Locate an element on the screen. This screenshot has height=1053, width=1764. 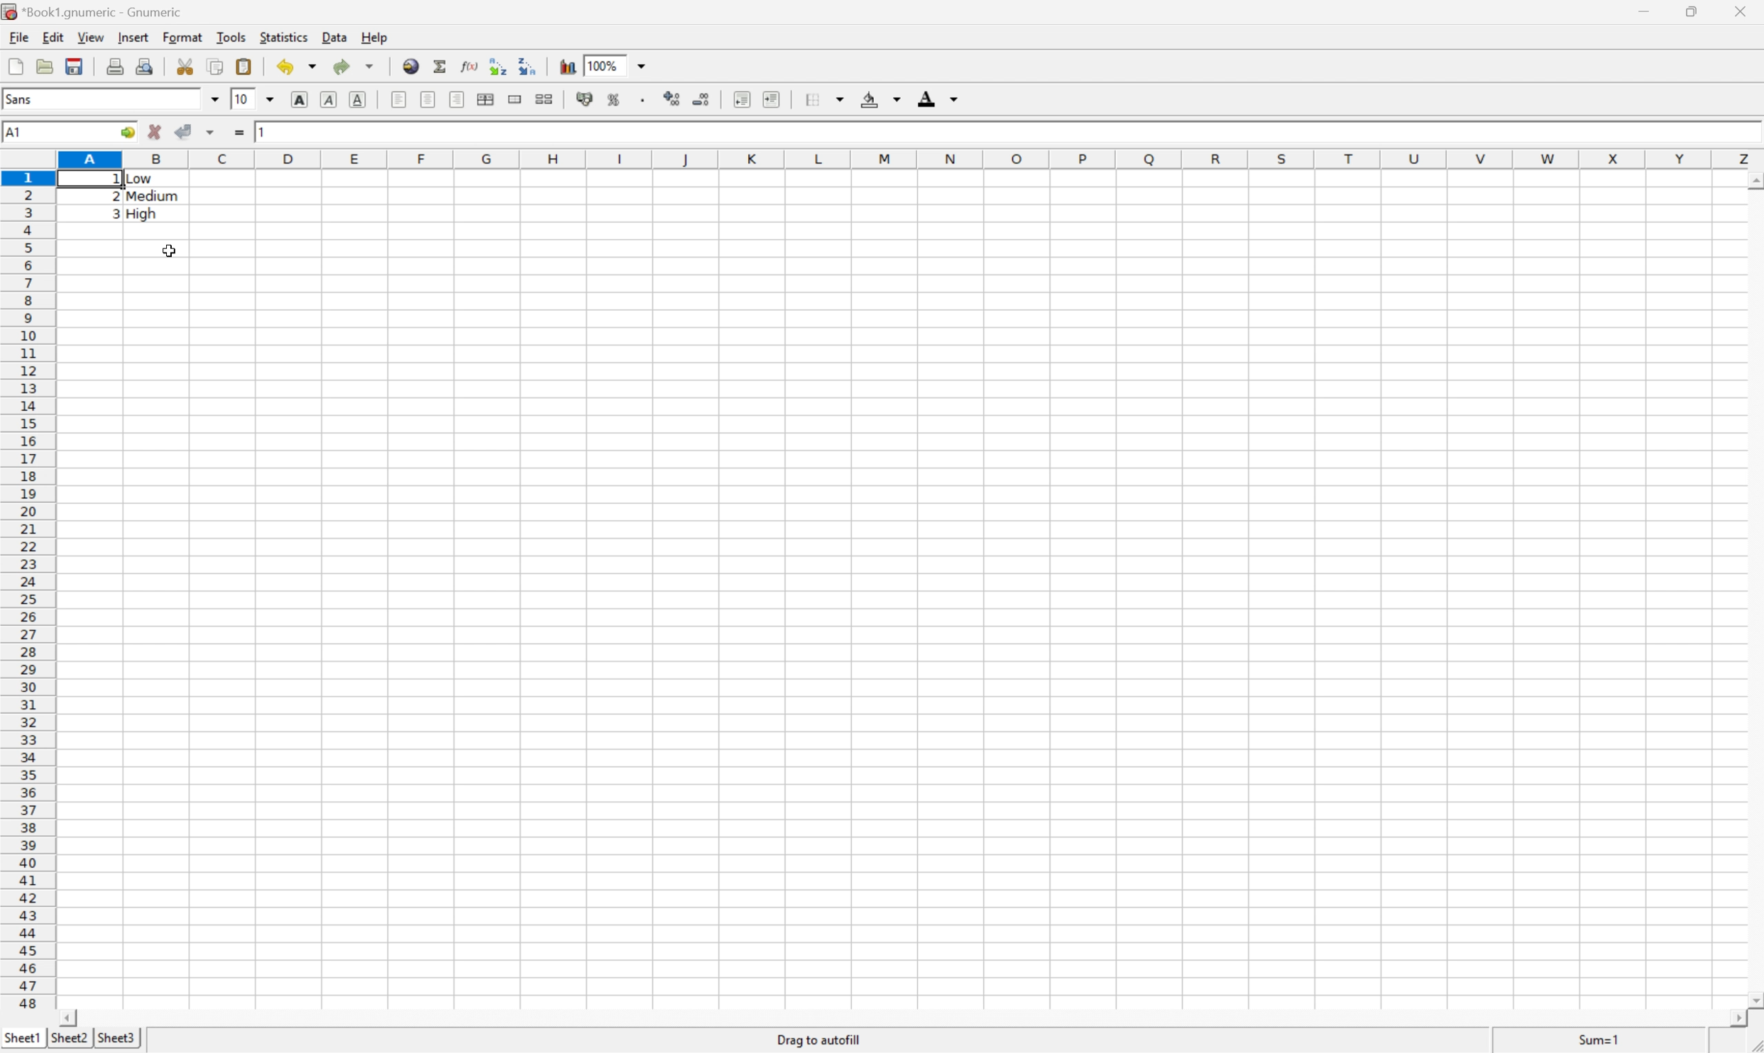
Column names is located at coordinates (906, 159).